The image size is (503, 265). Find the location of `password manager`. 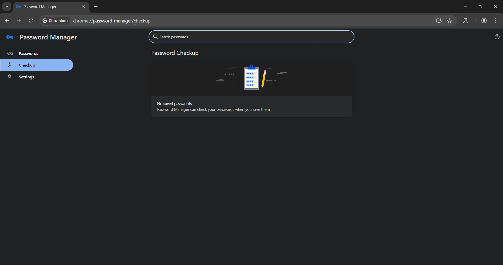

password manager is located at coordinates (41, 37).